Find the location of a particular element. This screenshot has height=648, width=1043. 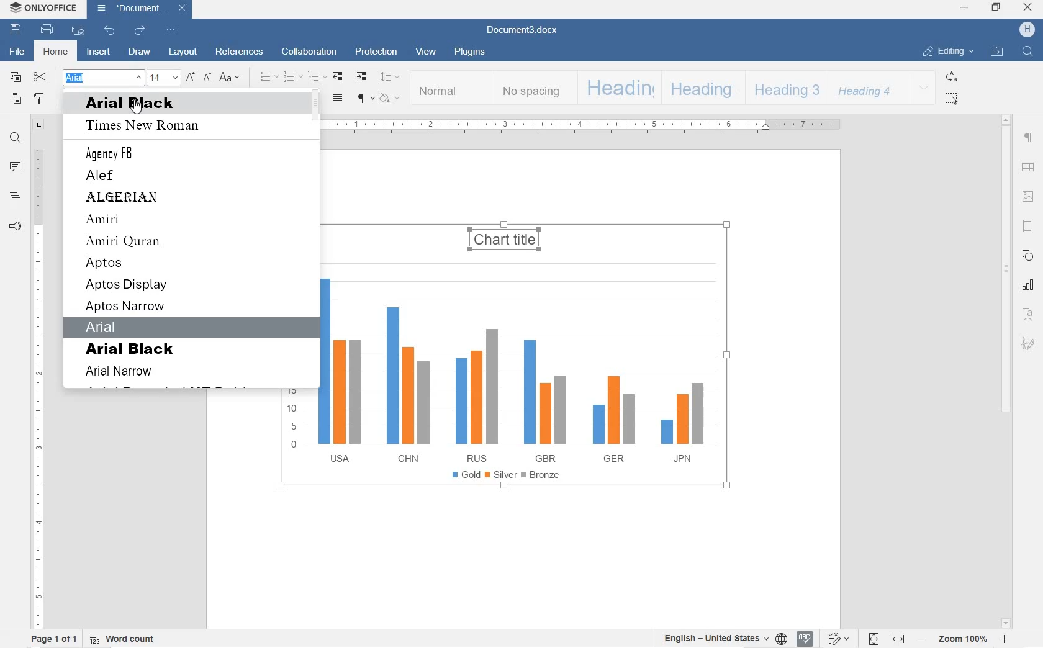

CHART TITLE HIGHLIGHTED is located at coordinates (503, 234).